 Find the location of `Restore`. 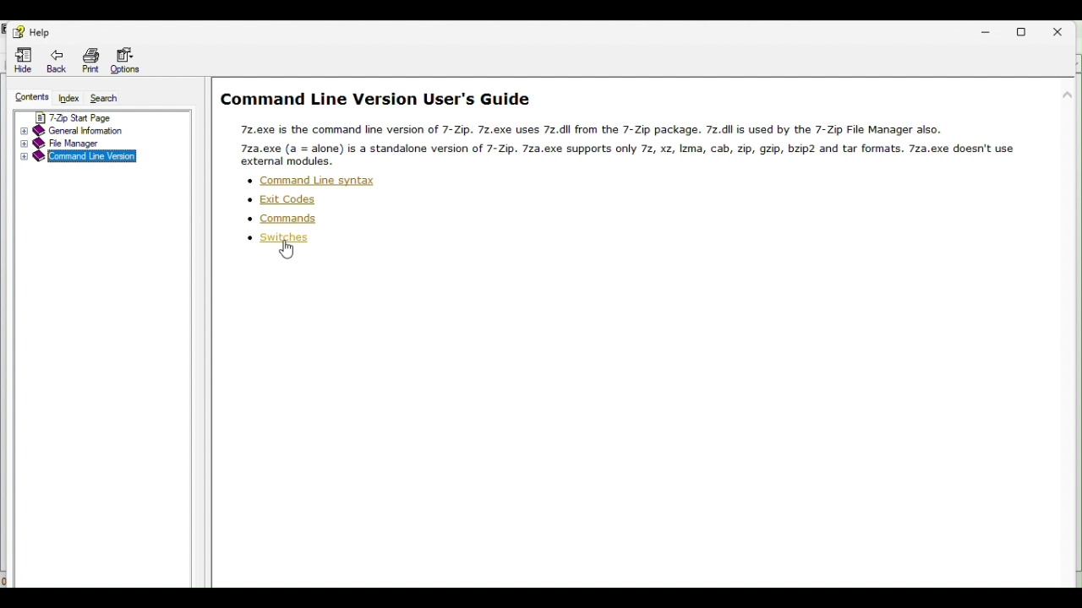

Restore is located at coordinates (1027, 30).